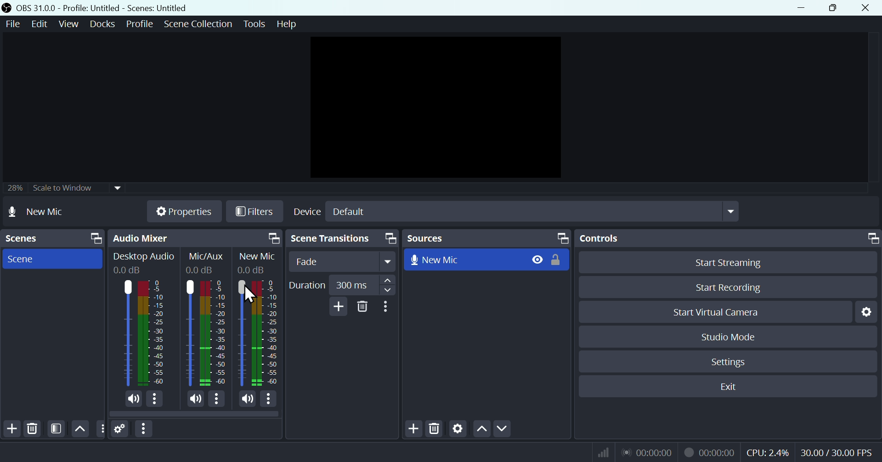  Describe the element at coordinates (55, 428) in the screenshot. I see `FILTER` at that location.